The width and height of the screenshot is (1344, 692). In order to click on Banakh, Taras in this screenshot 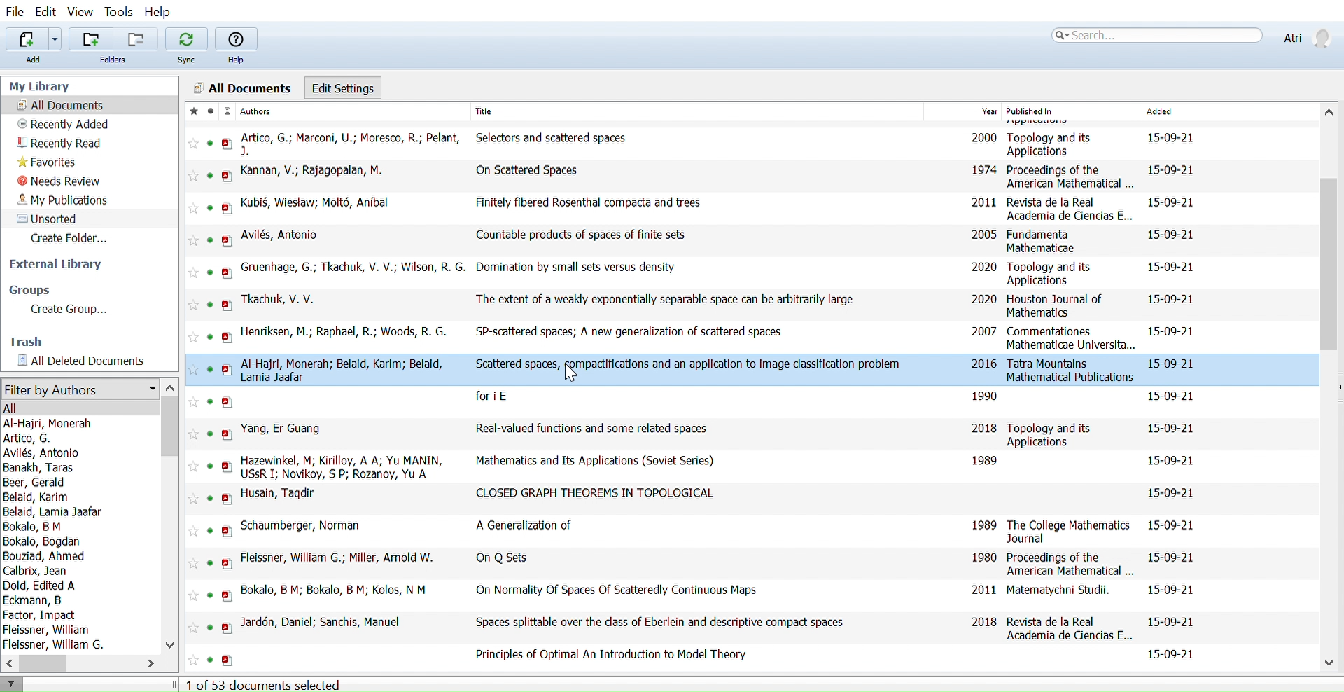, I will do `click(39, 469)`.